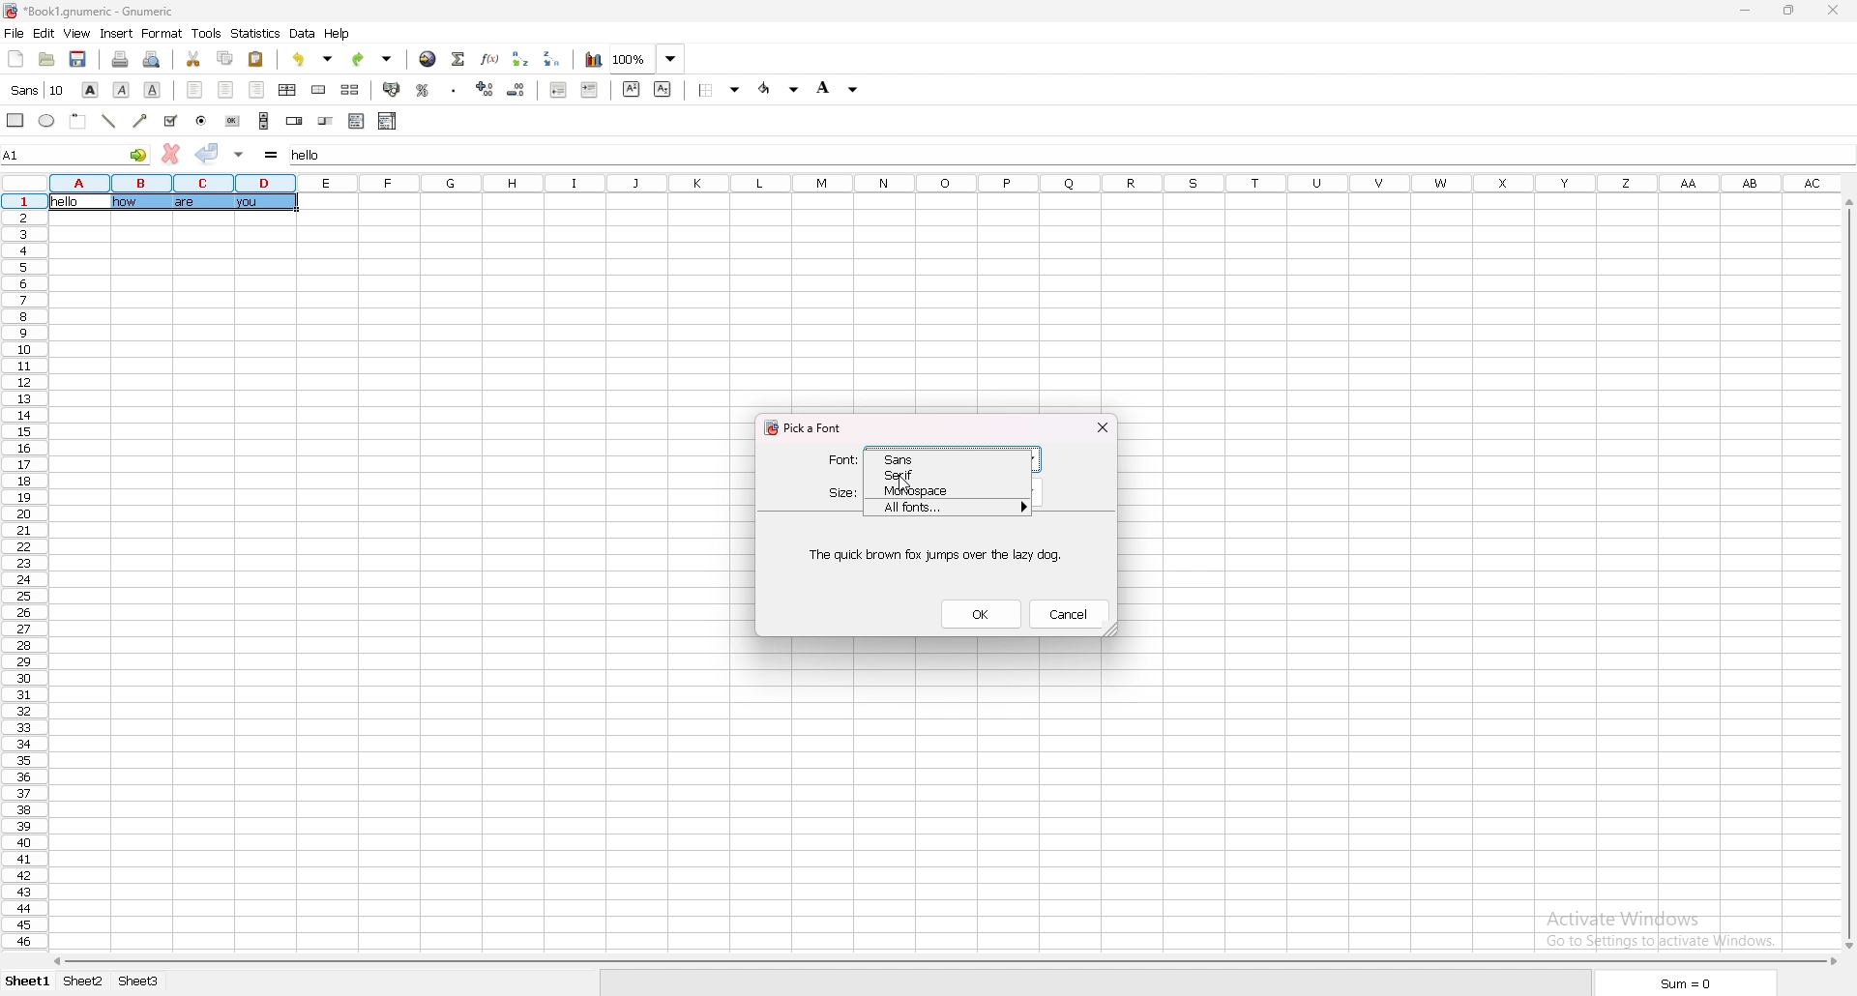 The width and height of the screenshot is (1857, 996). Describe the element at coordinates (932, 458) in the screenshot. I see `sans` at that location.